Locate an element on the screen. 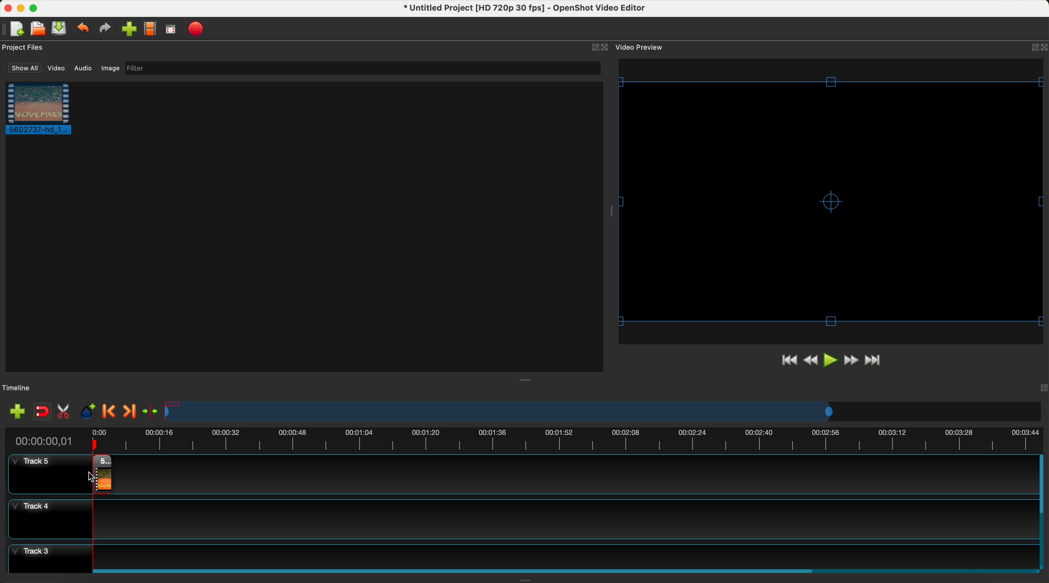  next marker is located at coordinates (132, 409).